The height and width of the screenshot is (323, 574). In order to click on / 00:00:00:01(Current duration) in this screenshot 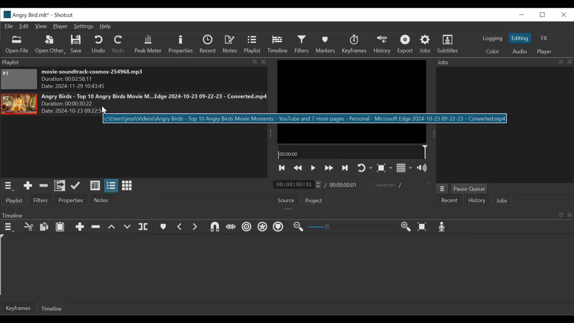, I will do `click(295, 184)`.